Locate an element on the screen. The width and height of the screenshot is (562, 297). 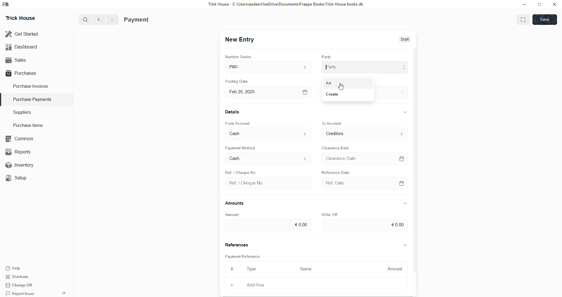
Shortcuts is located at coordinates (21, 277).